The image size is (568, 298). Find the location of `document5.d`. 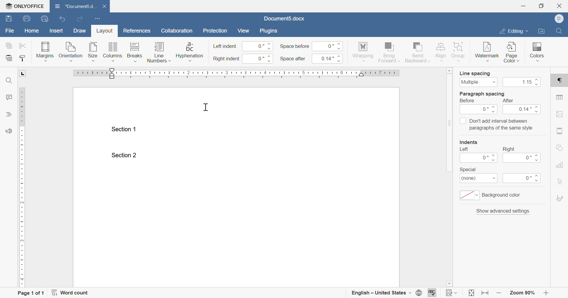

document5.d is located at coordinates (76, 6).